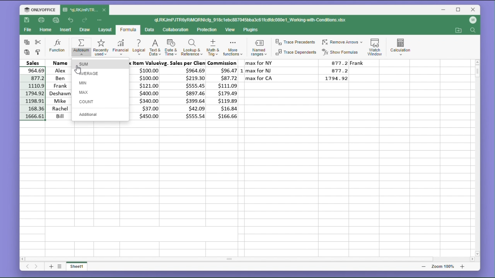 The image size is (495, 278). What do you see at coordinates (56, 20) in the screenshot?
I see `quick print` at bounding box center [56, 20].